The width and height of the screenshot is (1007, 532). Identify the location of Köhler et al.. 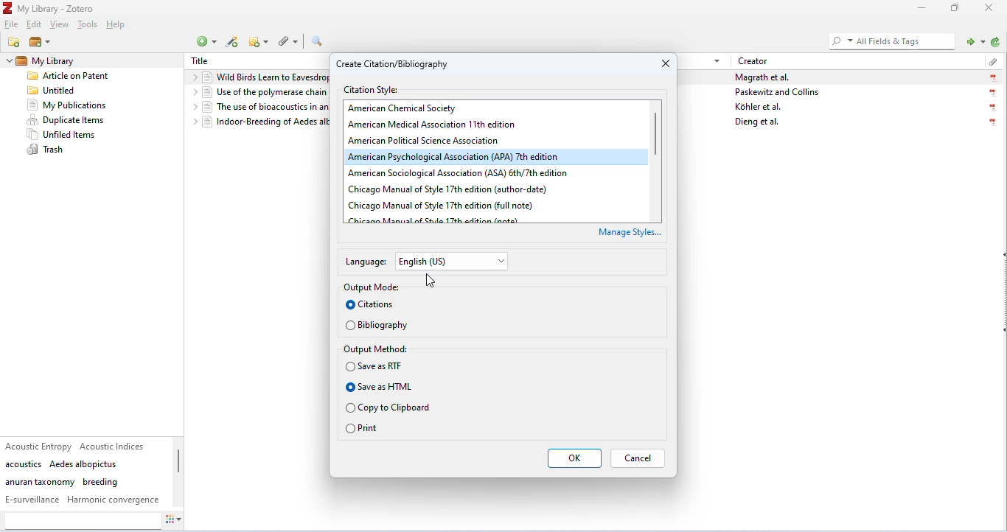
(759, 107).